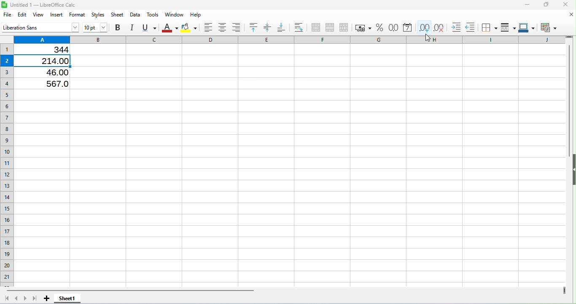  Describe the element at coordinates (194, 14) in the screenshot. I see `Help` at that location.